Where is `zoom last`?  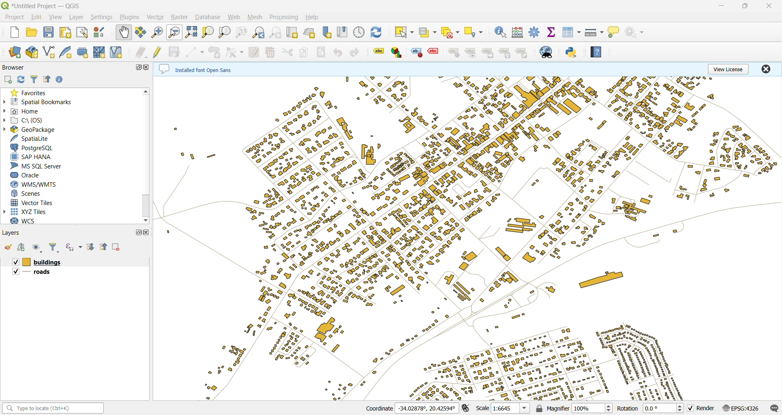
zoom last is located at coordinates (261, 33).